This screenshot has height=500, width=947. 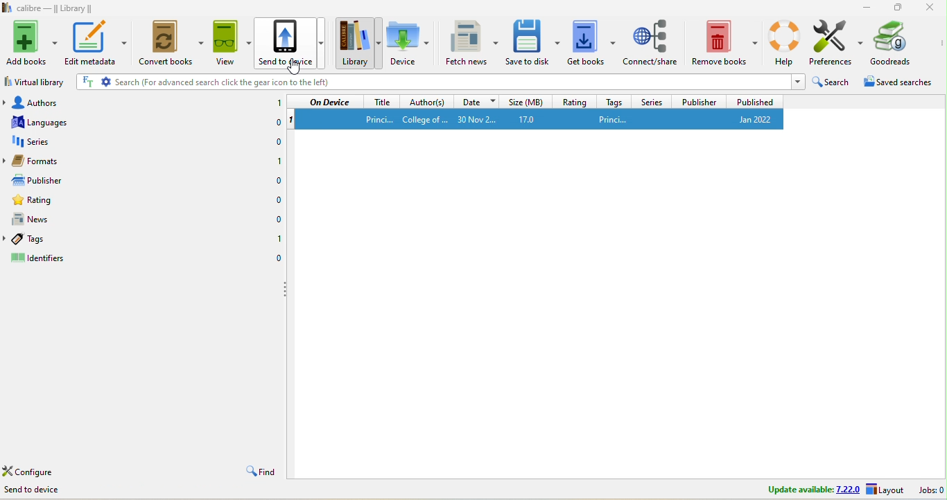 I want to click on 0, so click(x=275, y=200).